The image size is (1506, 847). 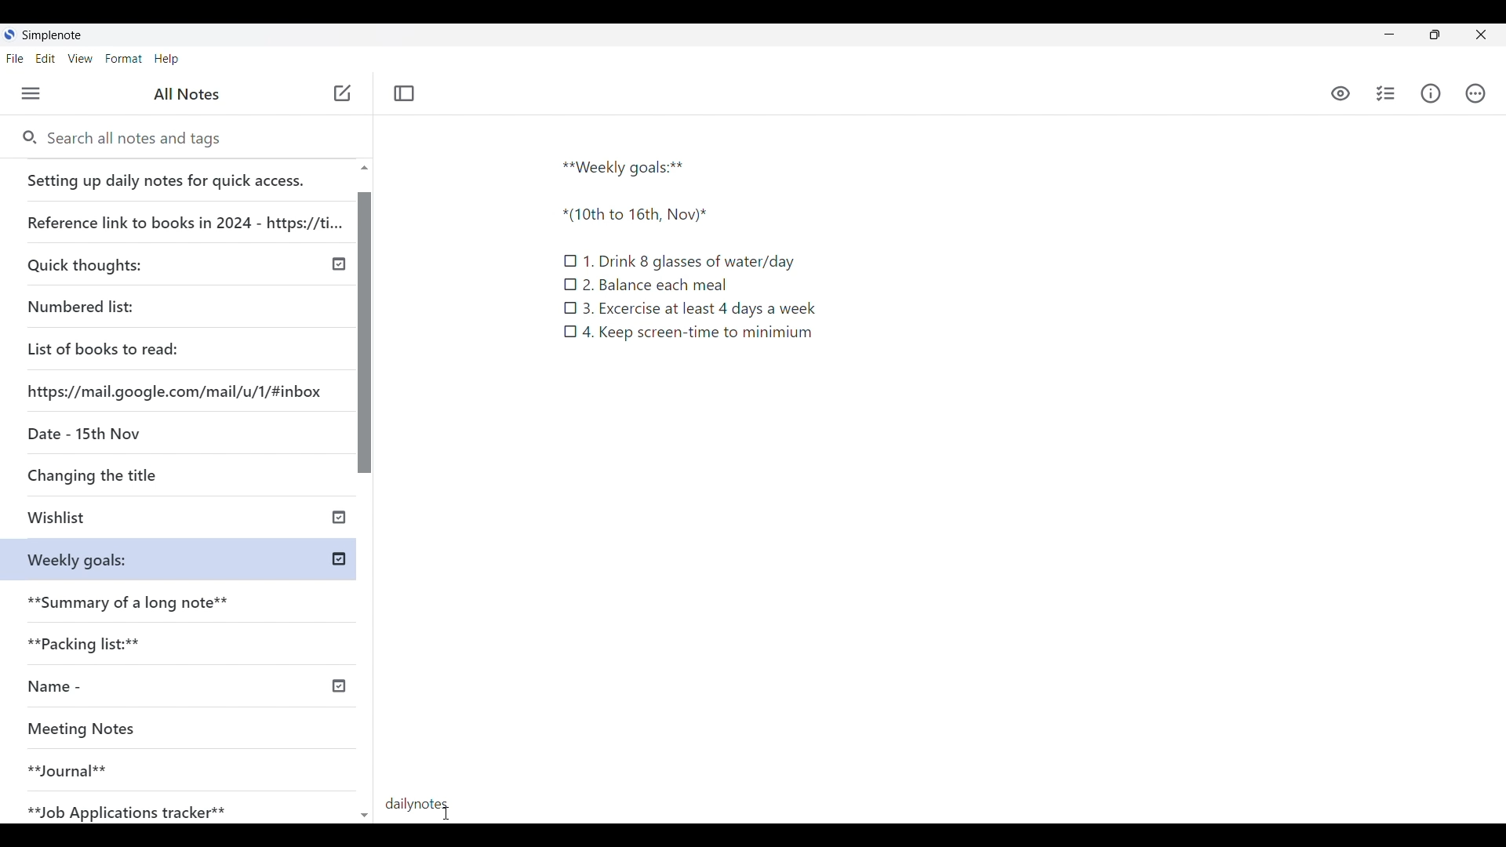 I want to click on Actions, so click(x=1474, y=93).